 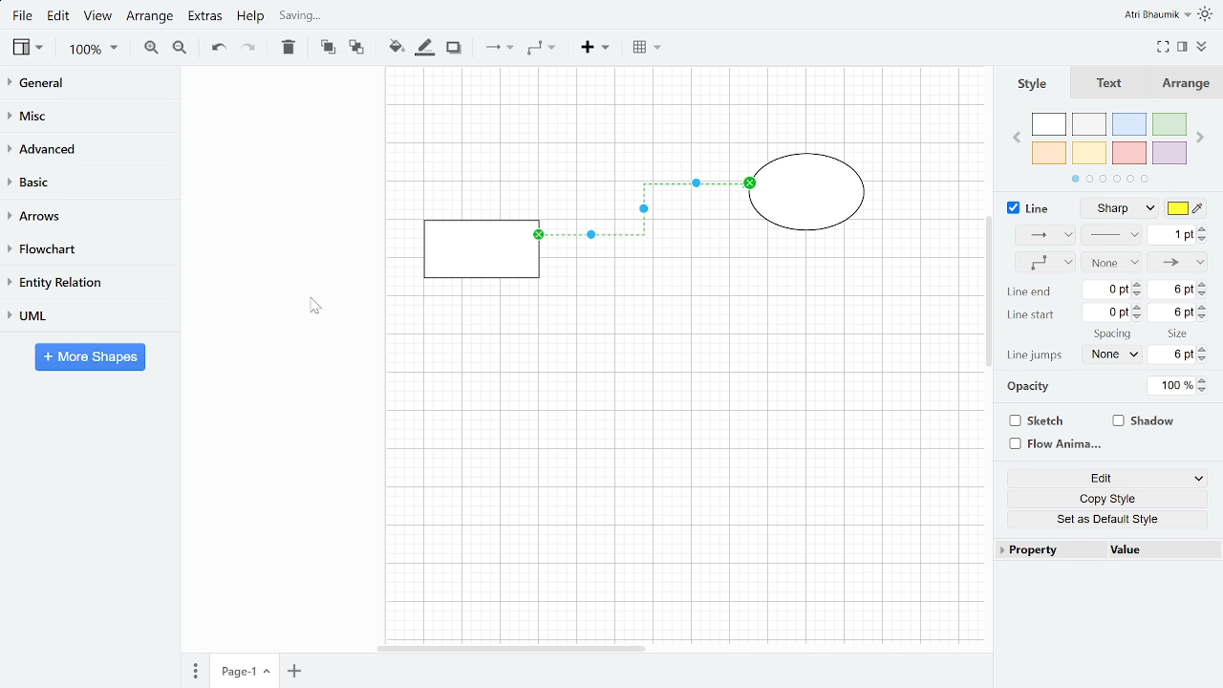 What do you see at coordinates (1158, 14) in the screenshot?
I see `Profile "Atri Bhaumik"` at bounding box center [1158, 14].